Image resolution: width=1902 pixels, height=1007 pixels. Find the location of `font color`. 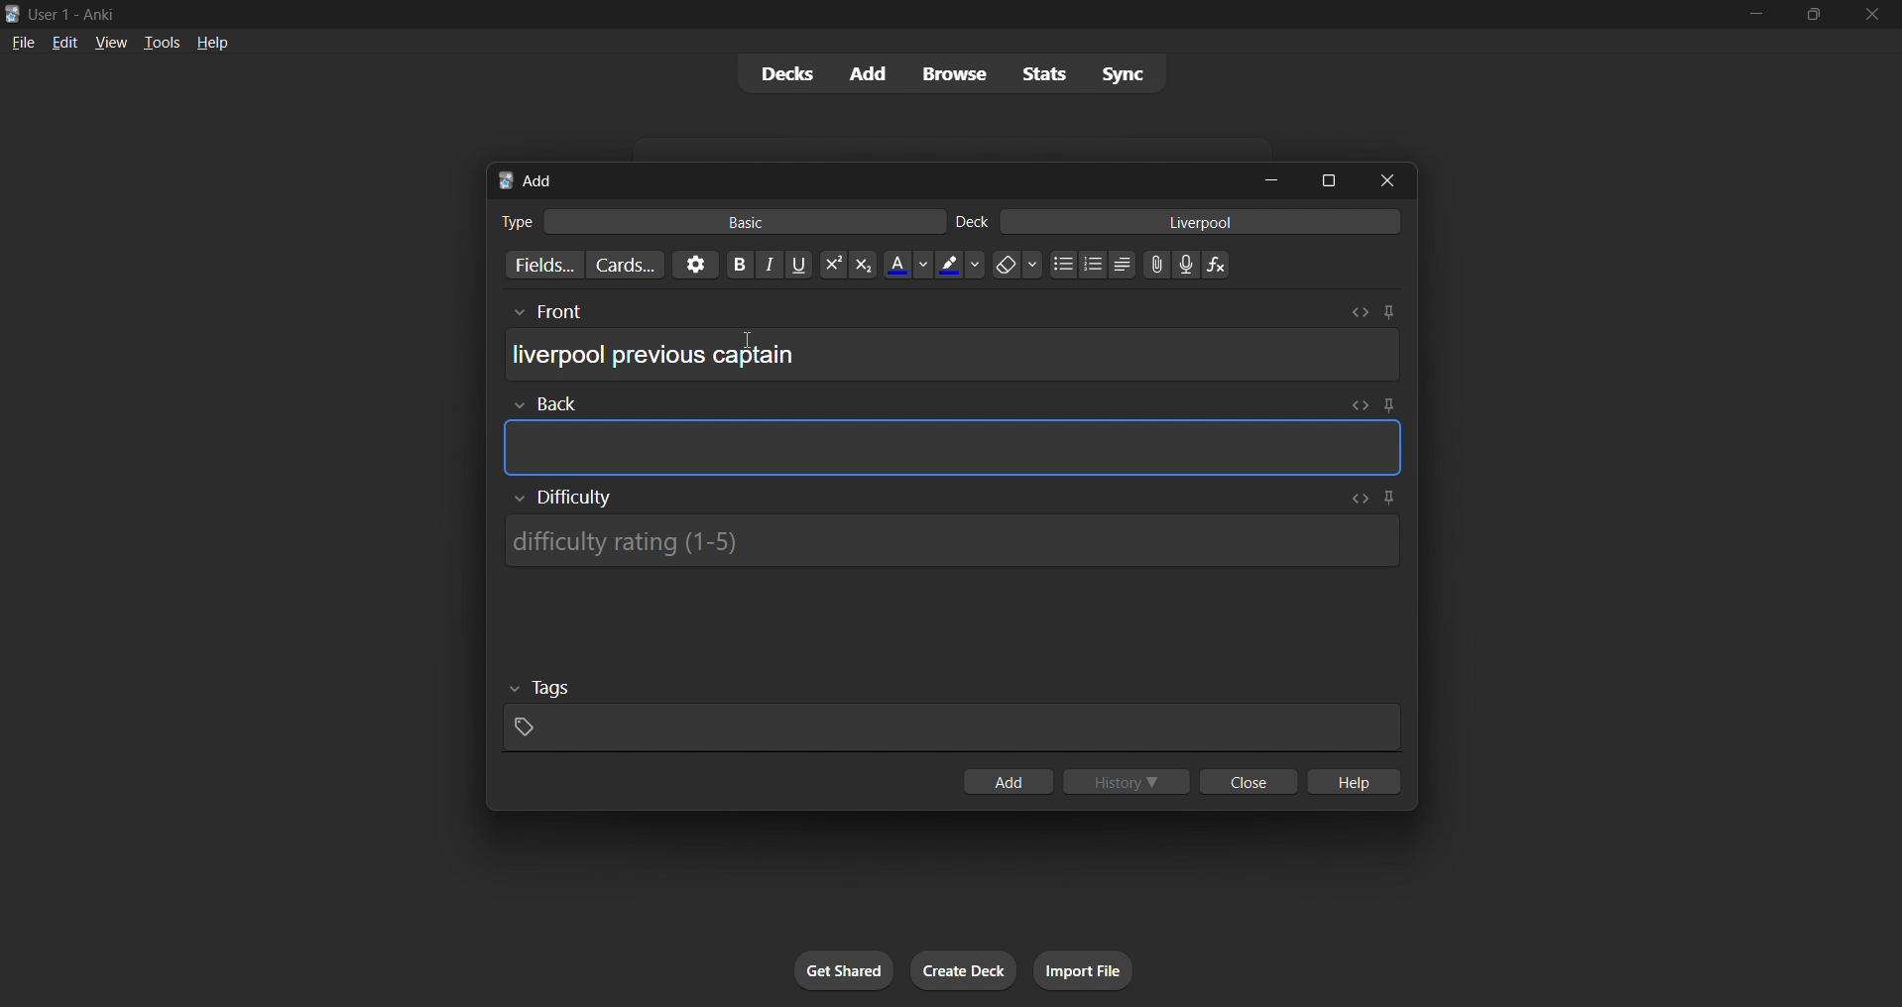

font color is located at coordinates (902, 263).